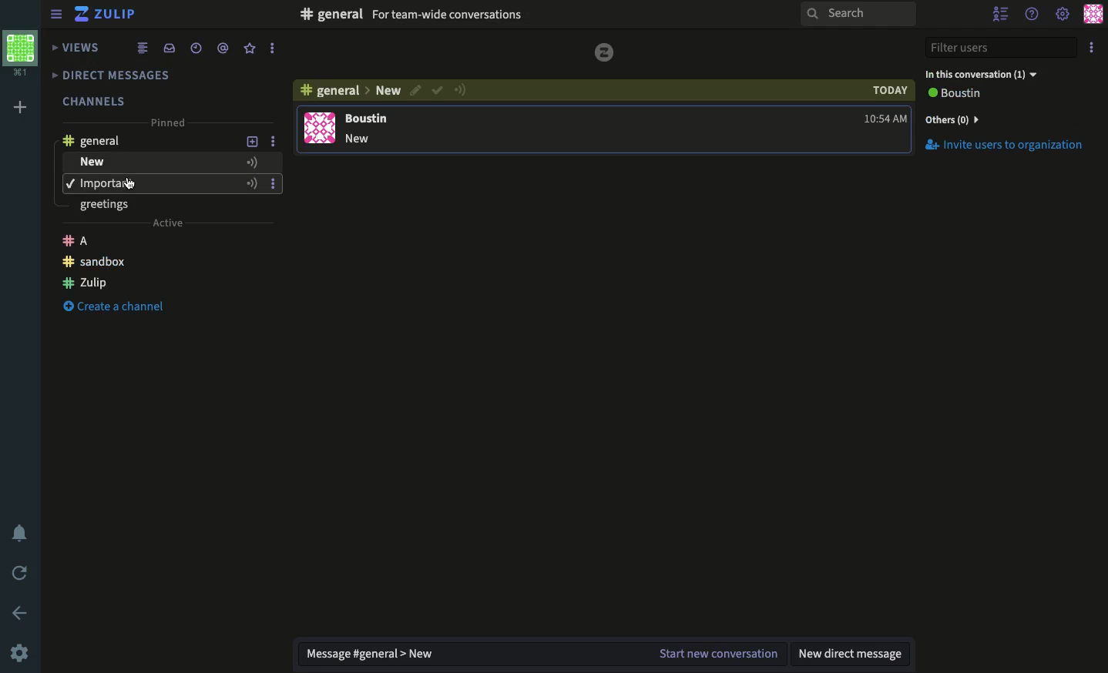 The image size is (1108, 673). Describe the element at coordinates (361, 140) in the screenshot. I see `message` at that location.